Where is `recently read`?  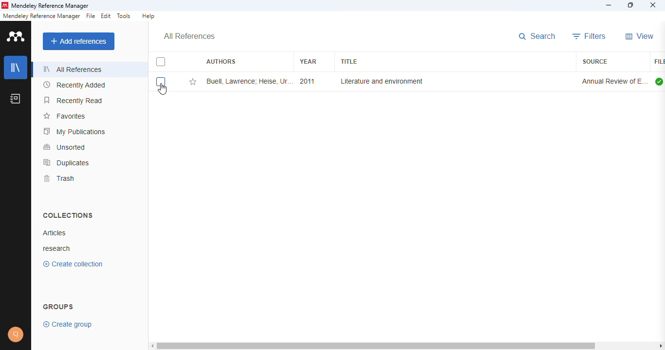
recently read is located at coordinates (73, 100).